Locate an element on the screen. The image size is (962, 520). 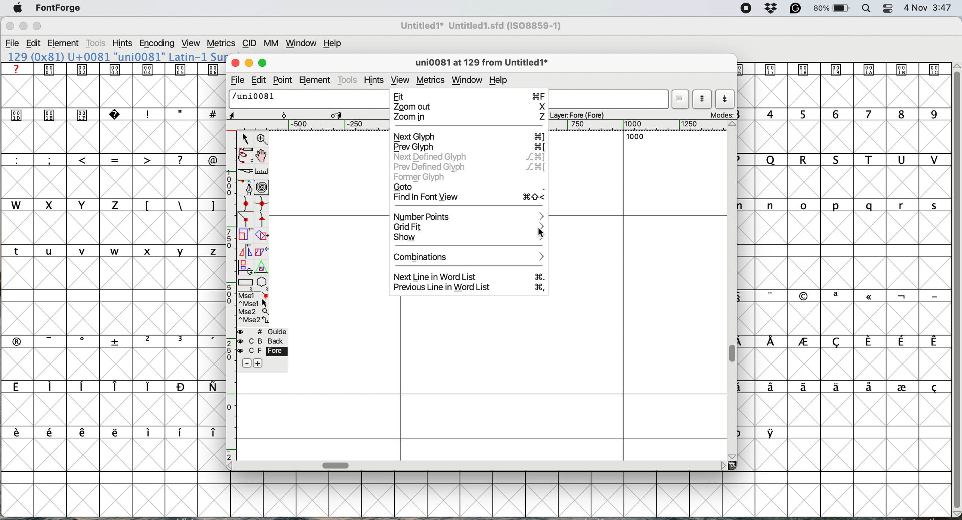
# Guide is located at coordinates (263, 332).